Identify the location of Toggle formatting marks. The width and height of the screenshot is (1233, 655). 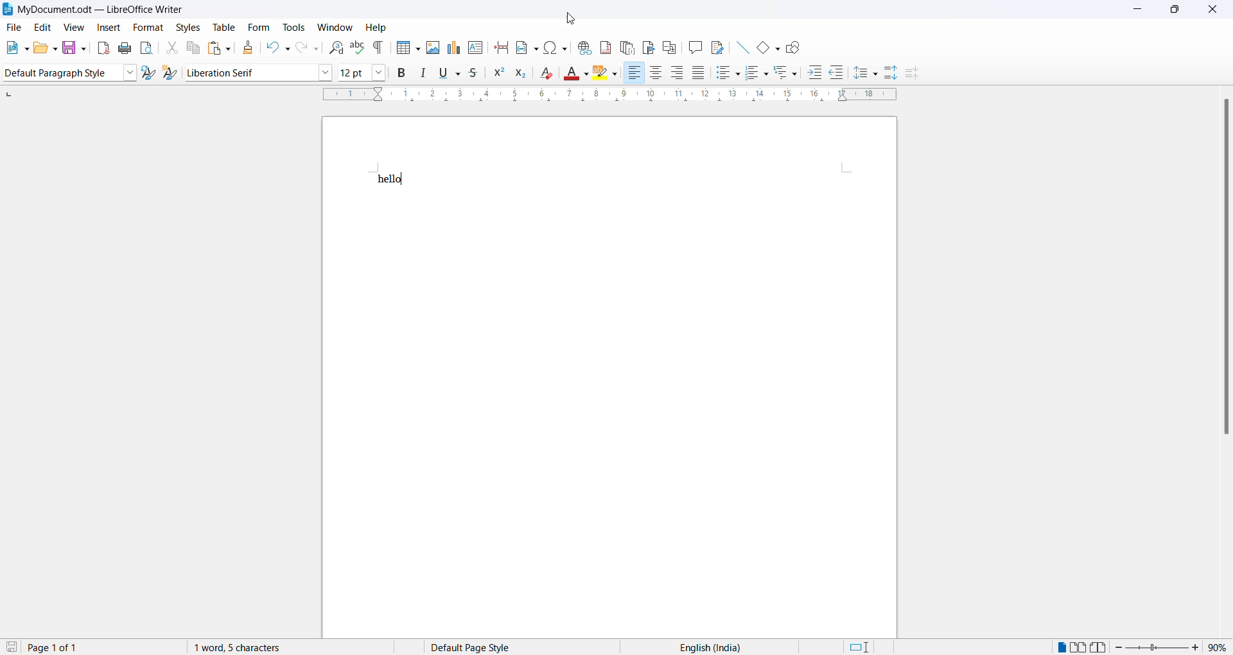
(380, 48).